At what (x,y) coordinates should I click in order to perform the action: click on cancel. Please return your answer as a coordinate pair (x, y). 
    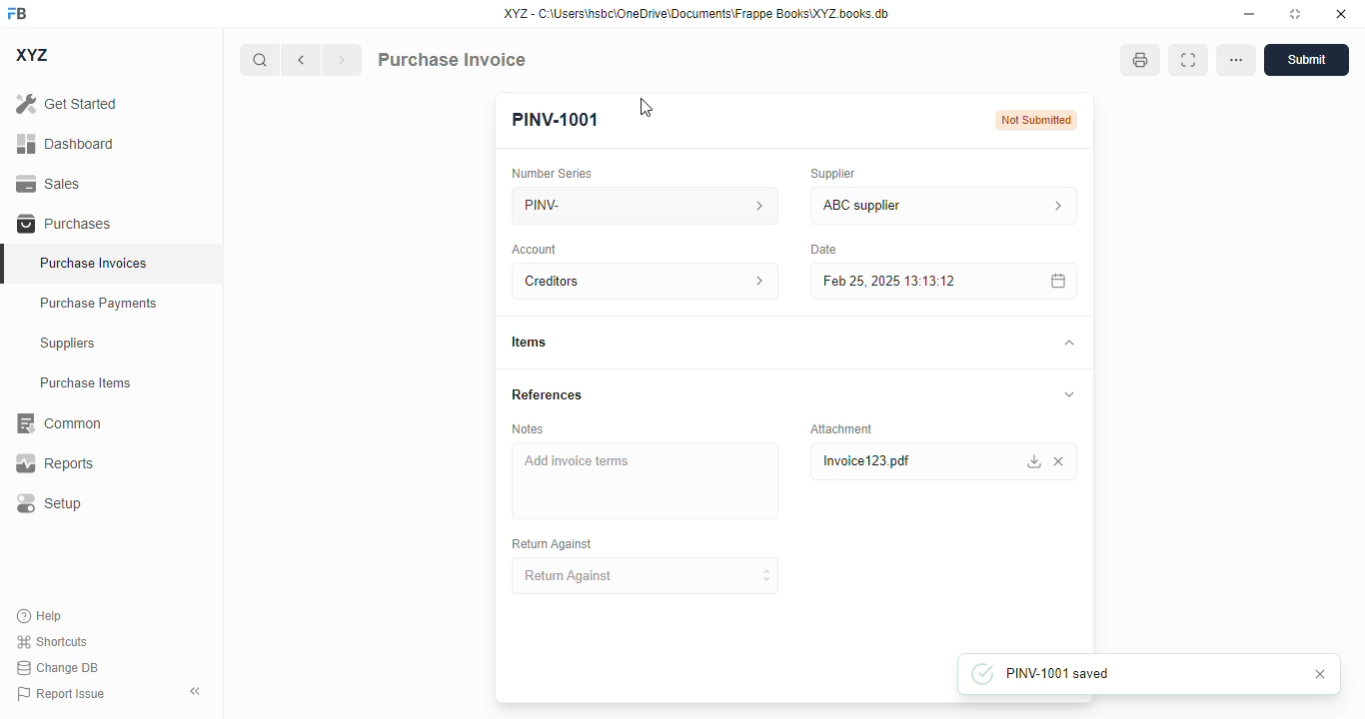
    Looking at the image, I should click on (1323, 674).